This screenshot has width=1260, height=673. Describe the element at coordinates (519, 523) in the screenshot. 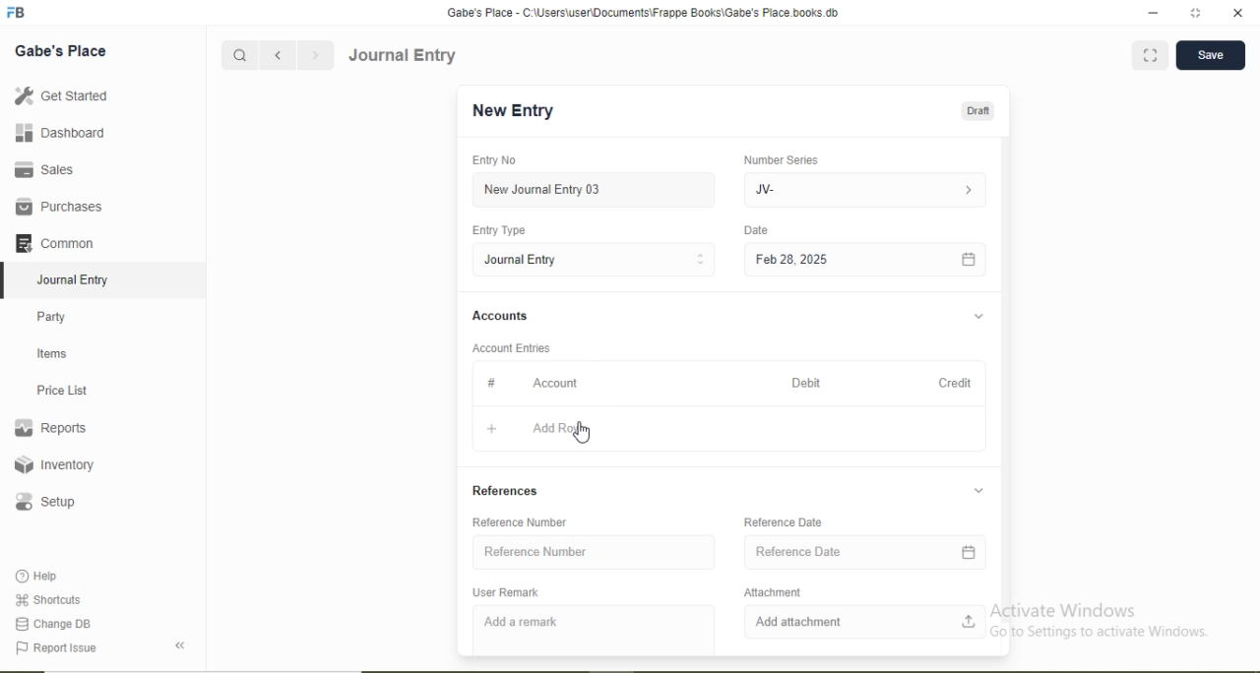

I see `Reference Number` at that location.